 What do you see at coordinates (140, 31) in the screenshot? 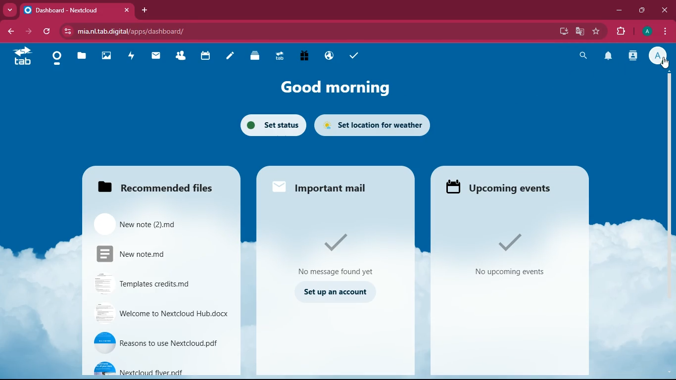
I see `mia.nl.tab.digital/apps/dashboard/` at bounding box center [140, 31].